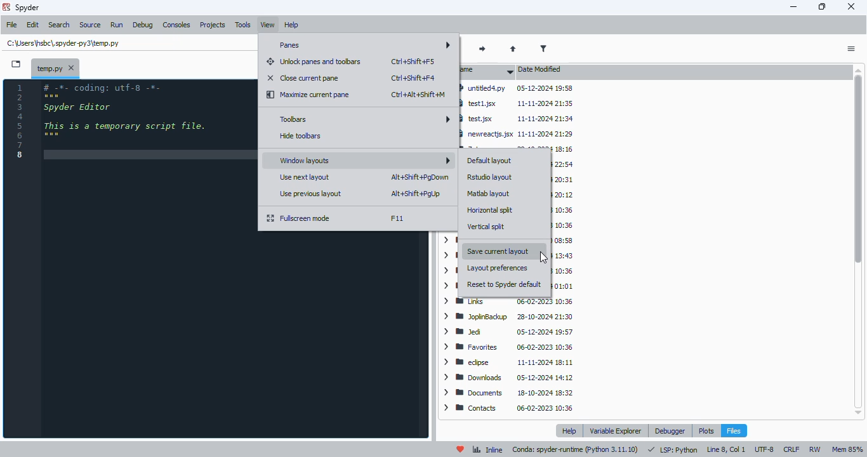  I want to click on shortcut for unlock panes and toolbars, so click(414, 61).